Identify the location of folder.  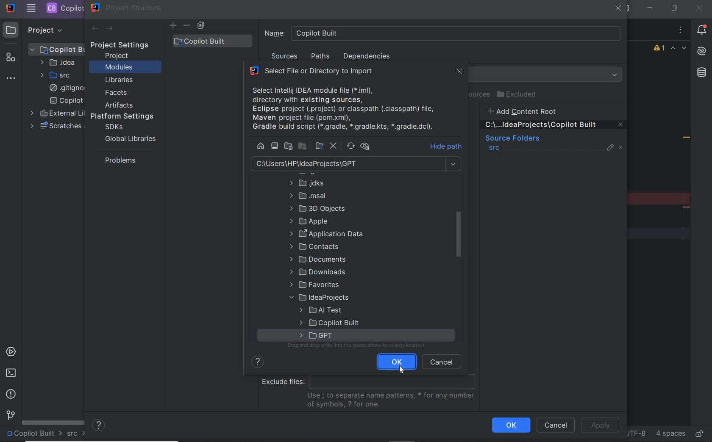
(308, 221).